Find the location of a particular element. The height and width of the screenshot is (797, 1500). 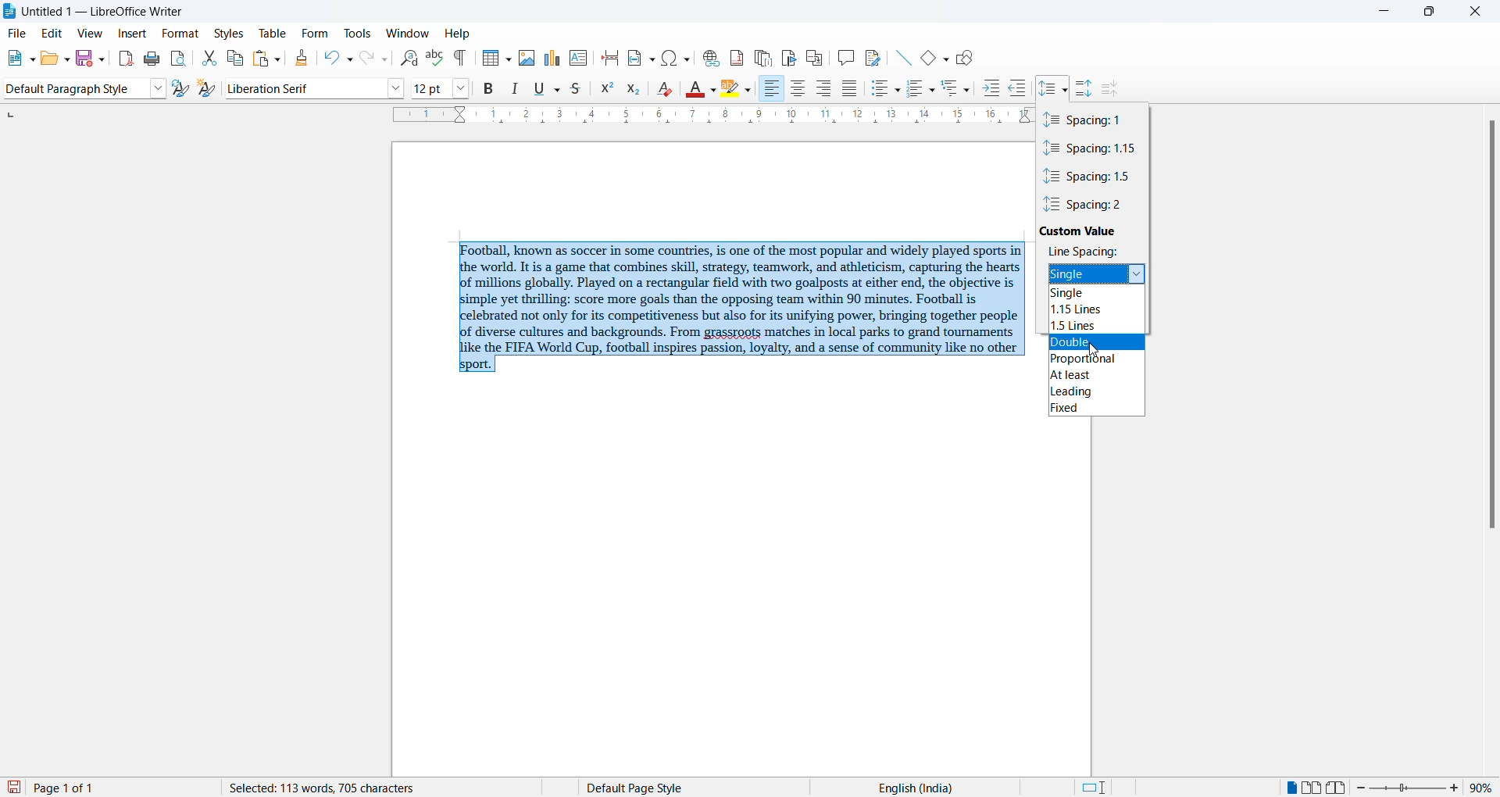

print preview is located at coordinates (180, 58).